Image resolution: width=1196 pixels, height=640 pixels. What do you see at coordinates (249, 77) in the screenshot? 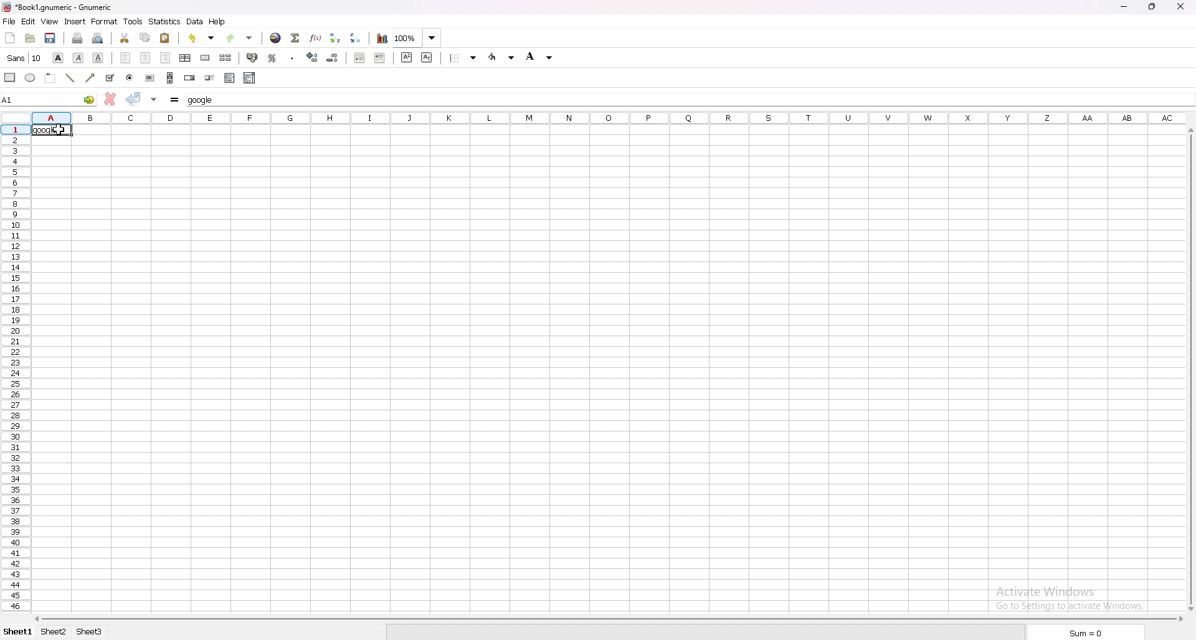
I see `combo box` at bounding box center [249, 77].